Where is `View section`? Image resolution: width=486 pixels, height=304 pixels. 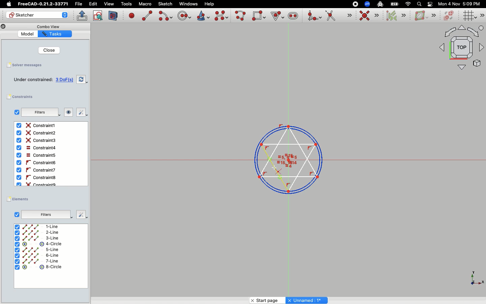
View section is located at coordinates (113, 16).